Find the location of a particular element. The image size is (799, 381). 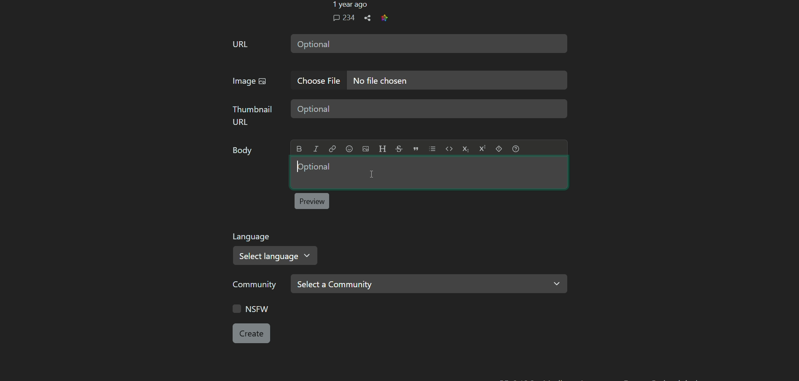

choose file is located at coordinates (319, 81).